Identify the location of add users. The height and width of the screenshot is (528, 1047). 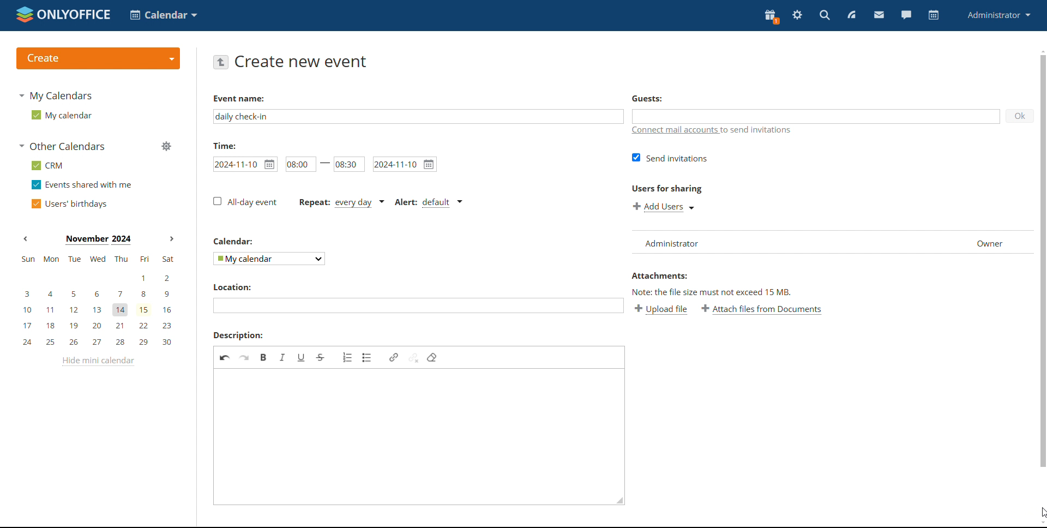
(664, 207).